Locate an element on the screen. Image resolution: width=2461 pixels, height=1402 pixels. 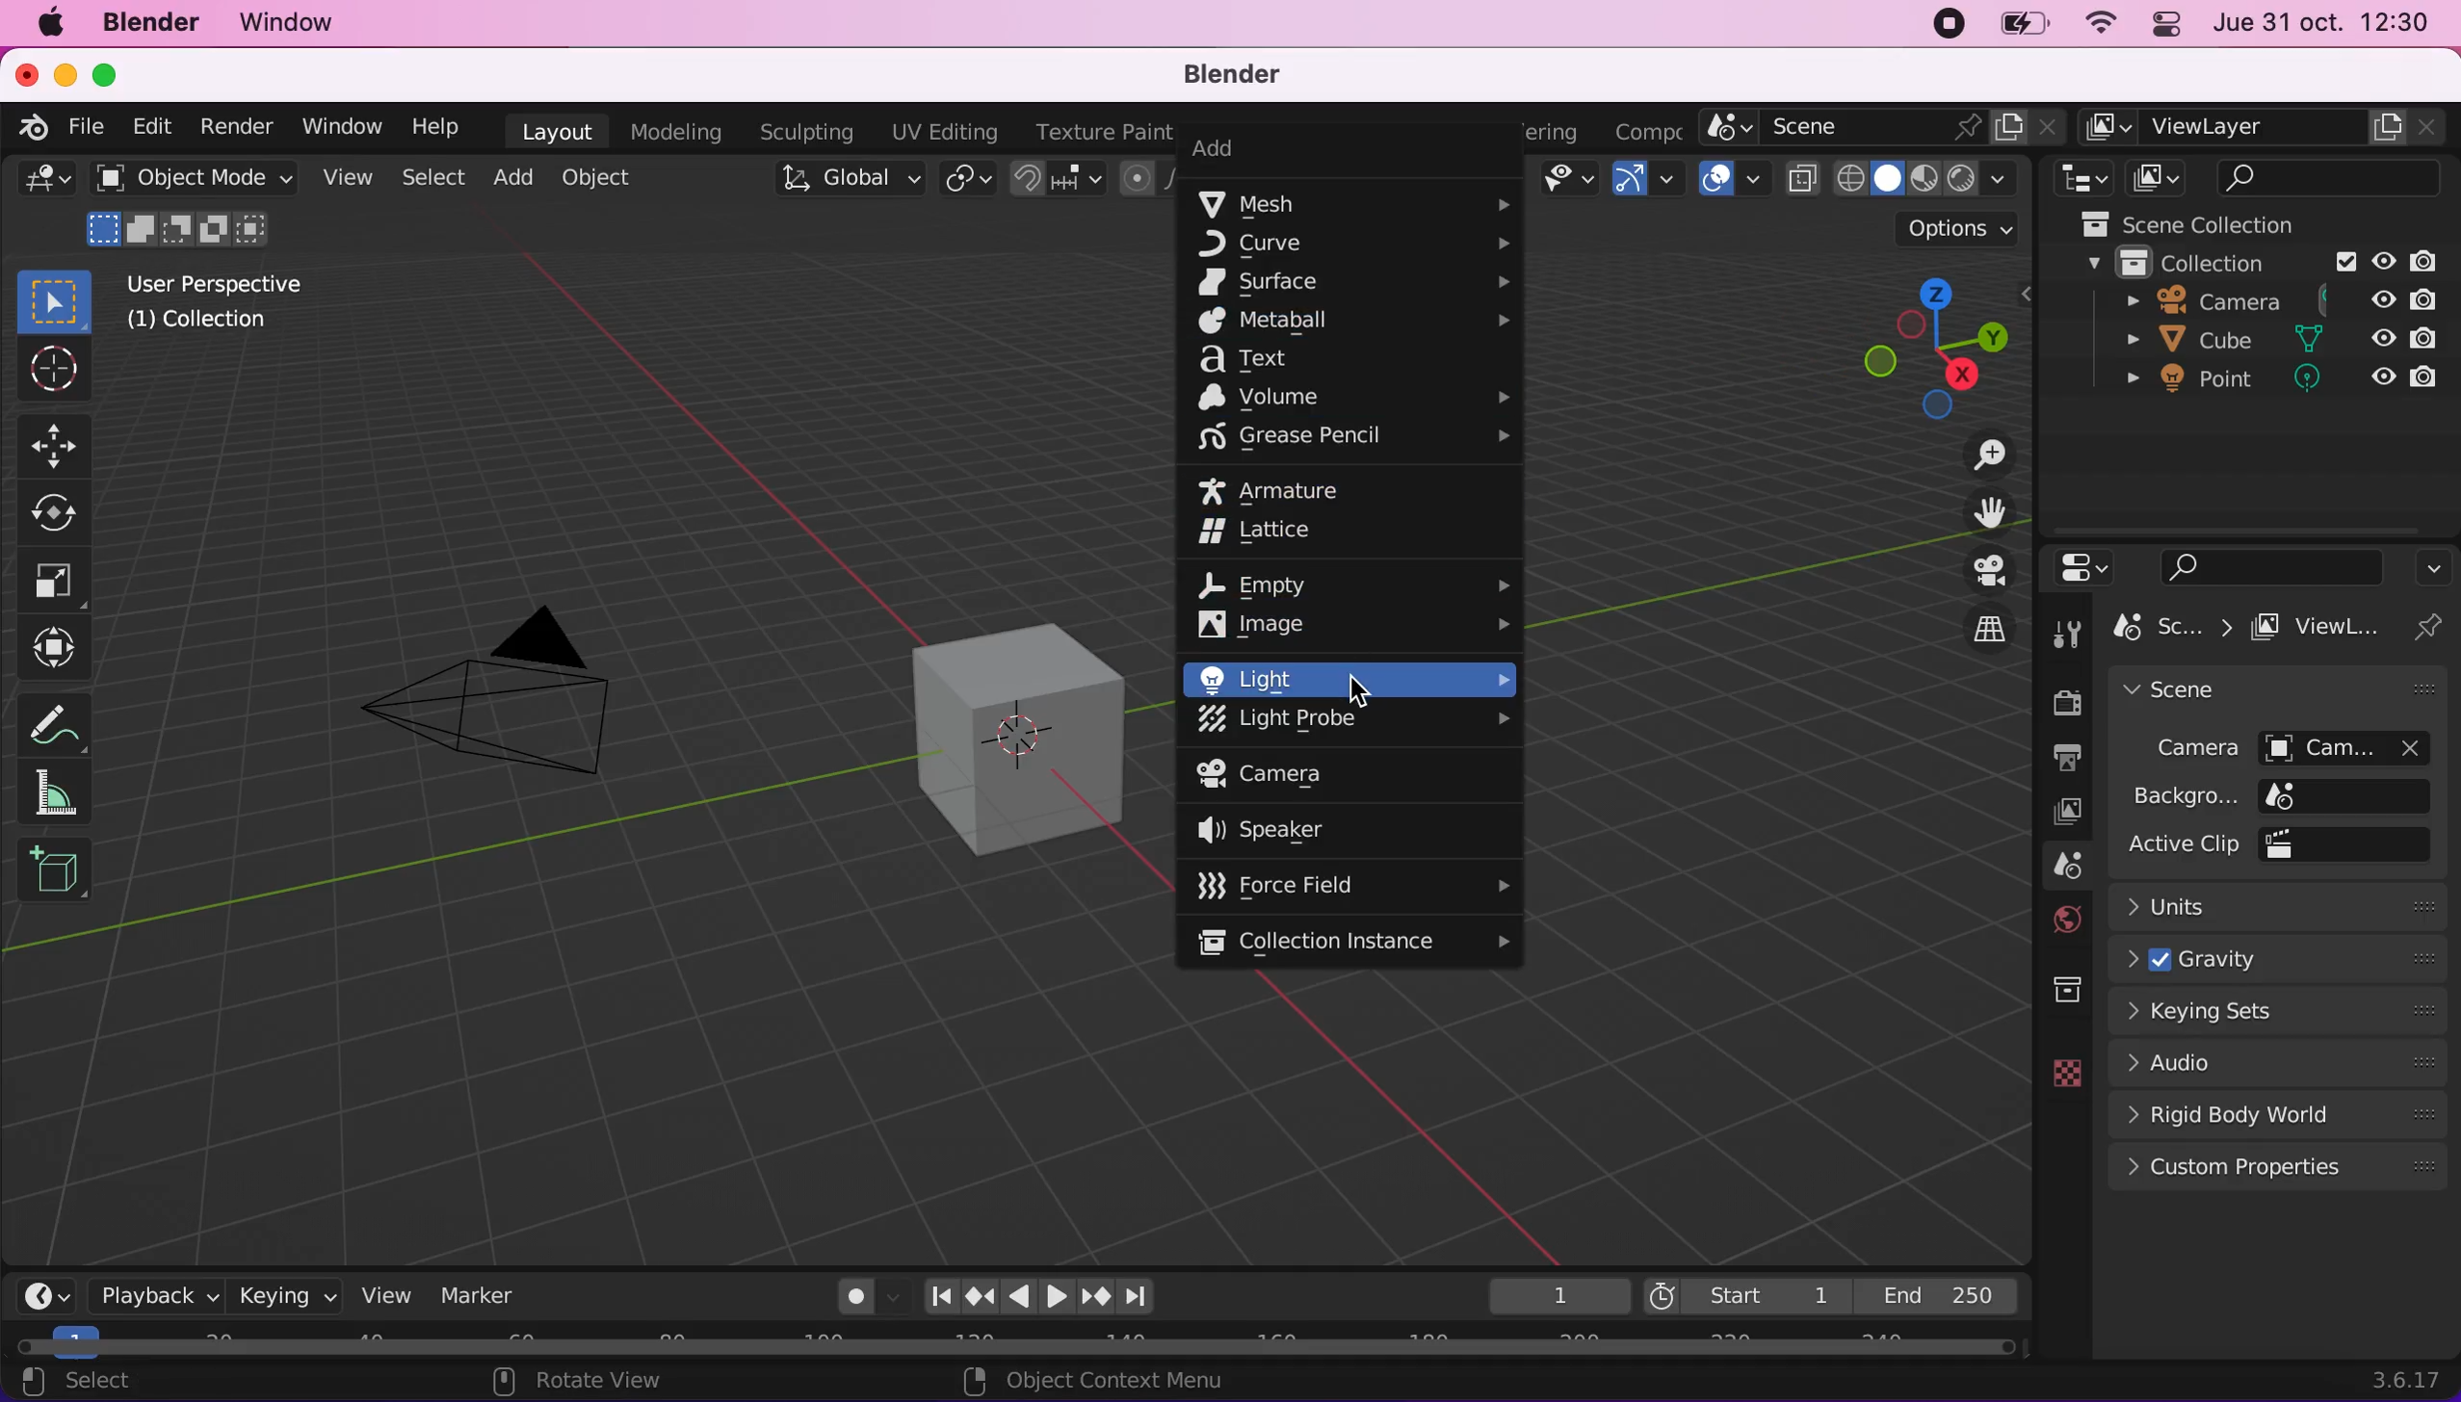
camera is located at coordinates (1295, 773).